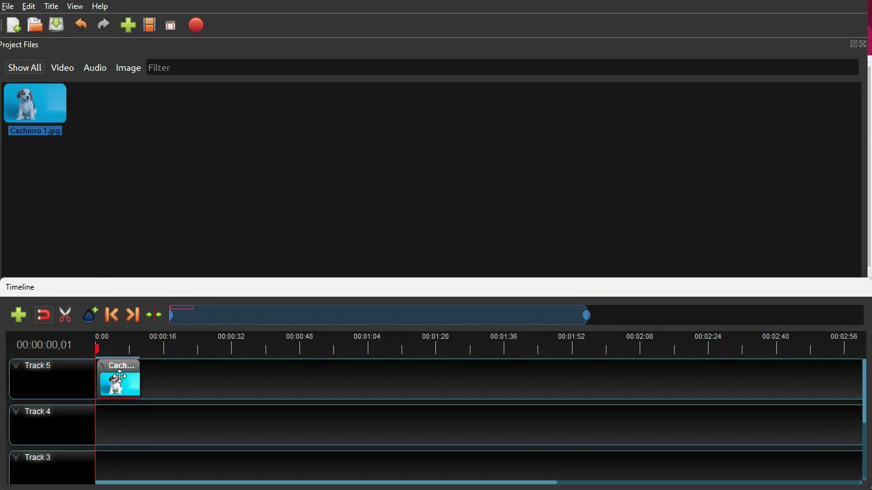  Describe the element at coordinates (77, 6) in the screenshot. I see `view` at that location.